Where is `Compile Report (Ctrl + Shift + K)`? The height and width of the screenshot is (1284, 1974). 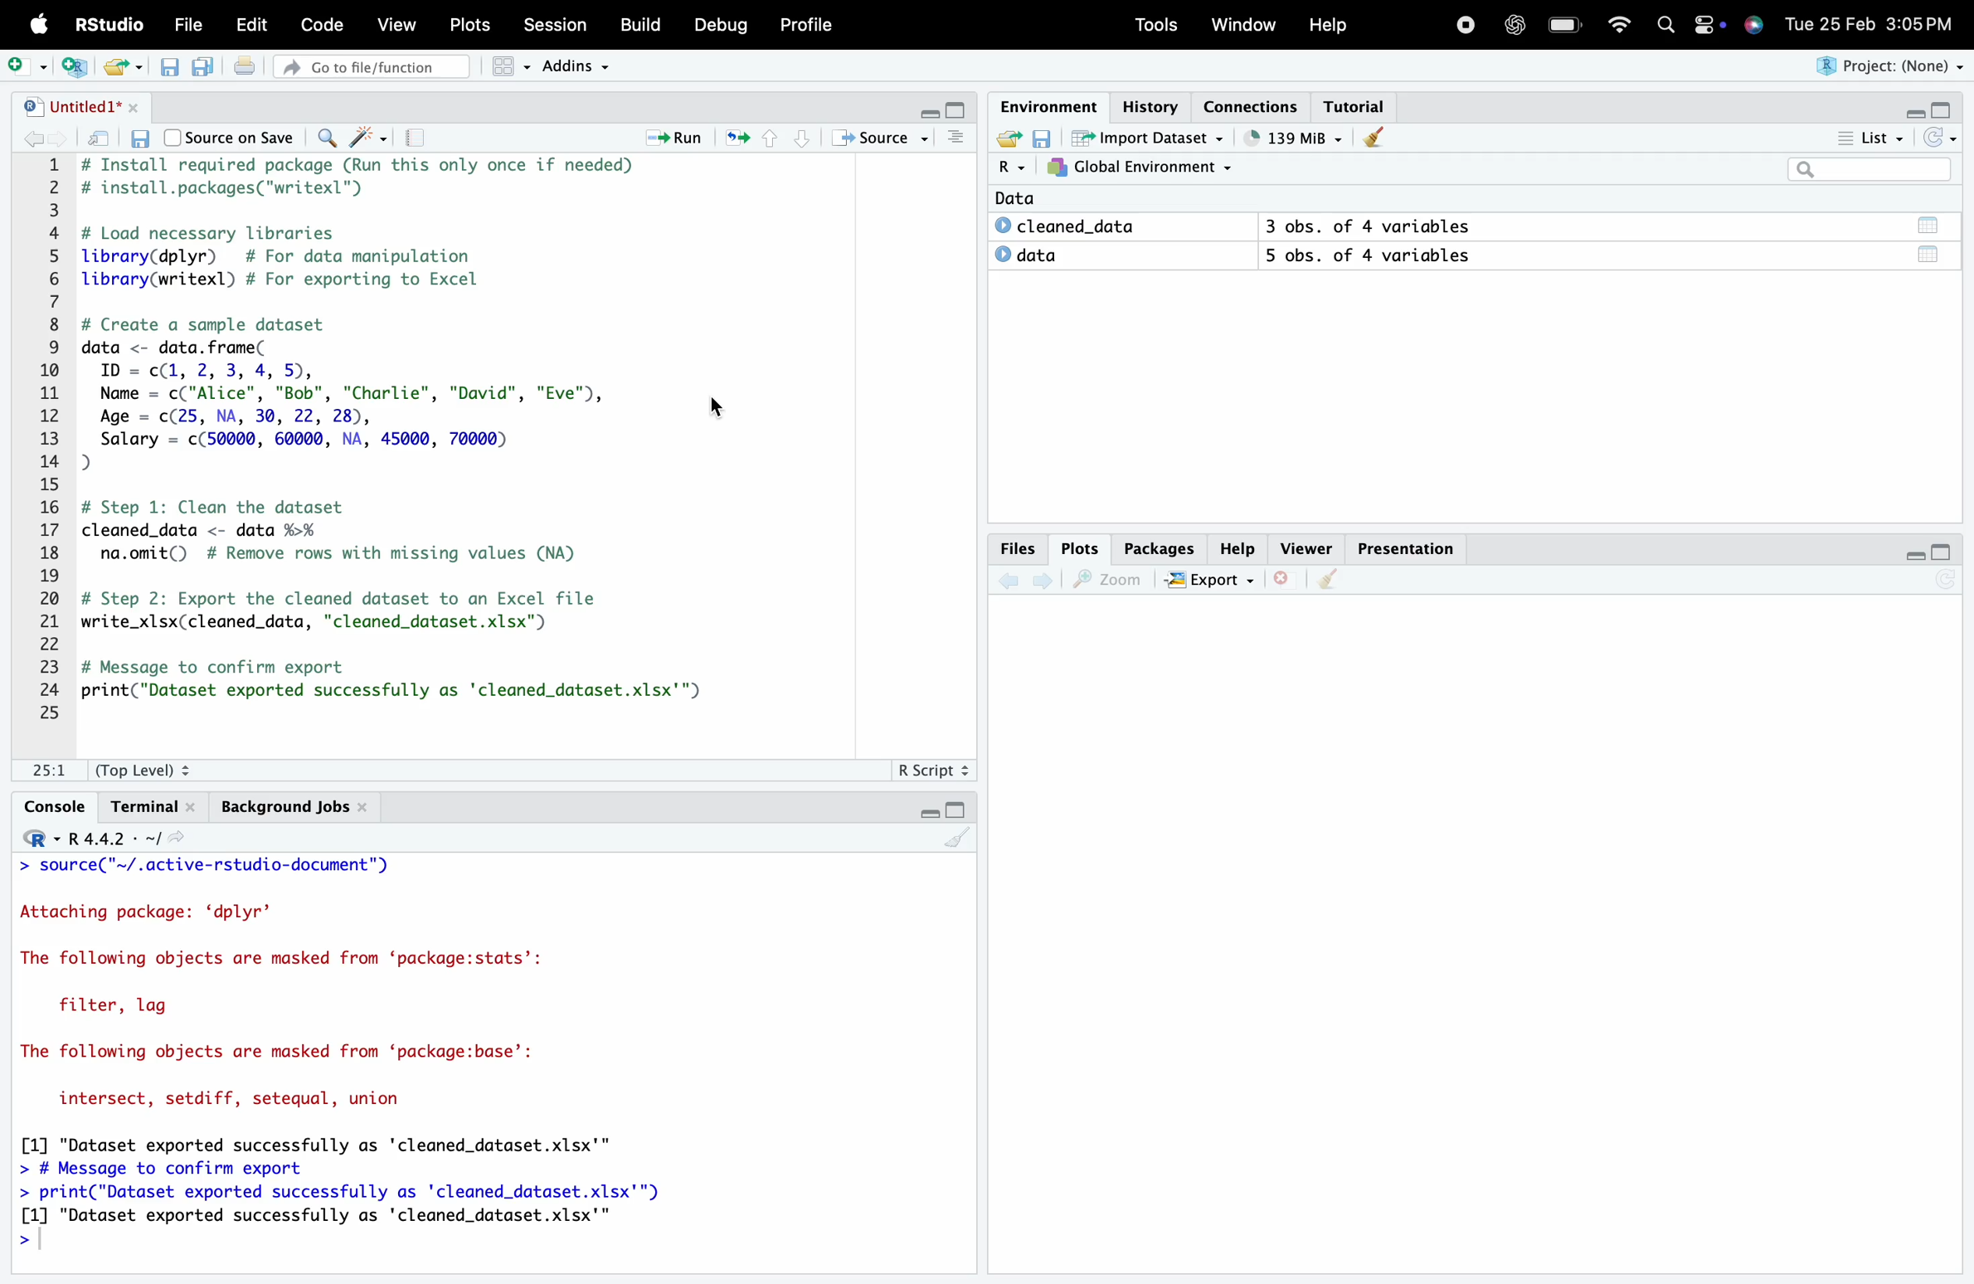 Compile Report (Ctrl + Shift + K) is located at coordinates (414, 137).